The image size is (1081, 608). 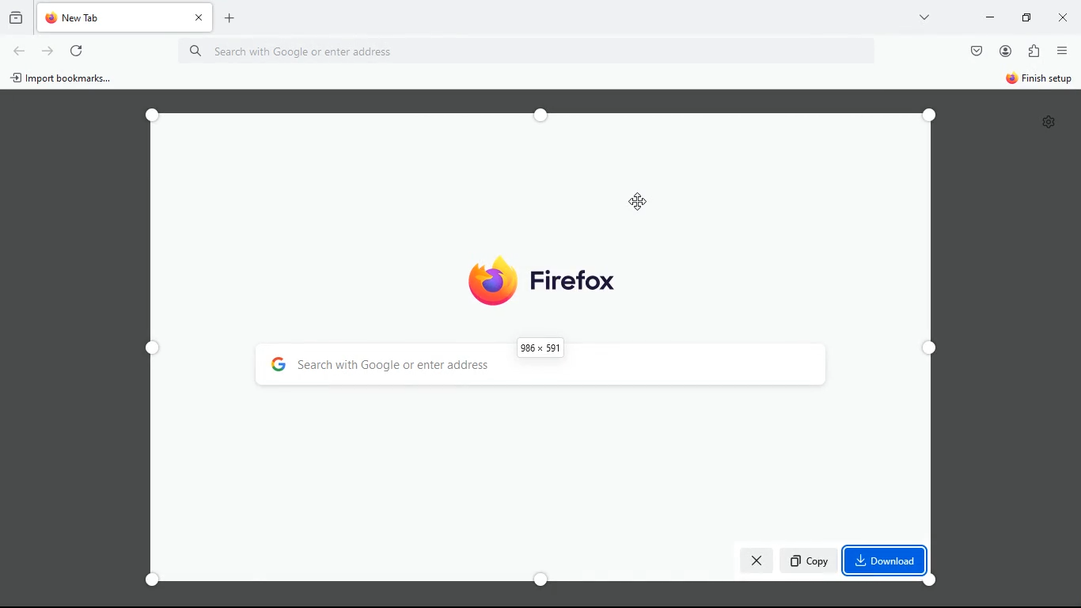 I want to click on Cursor, so click(x=639, y=202).